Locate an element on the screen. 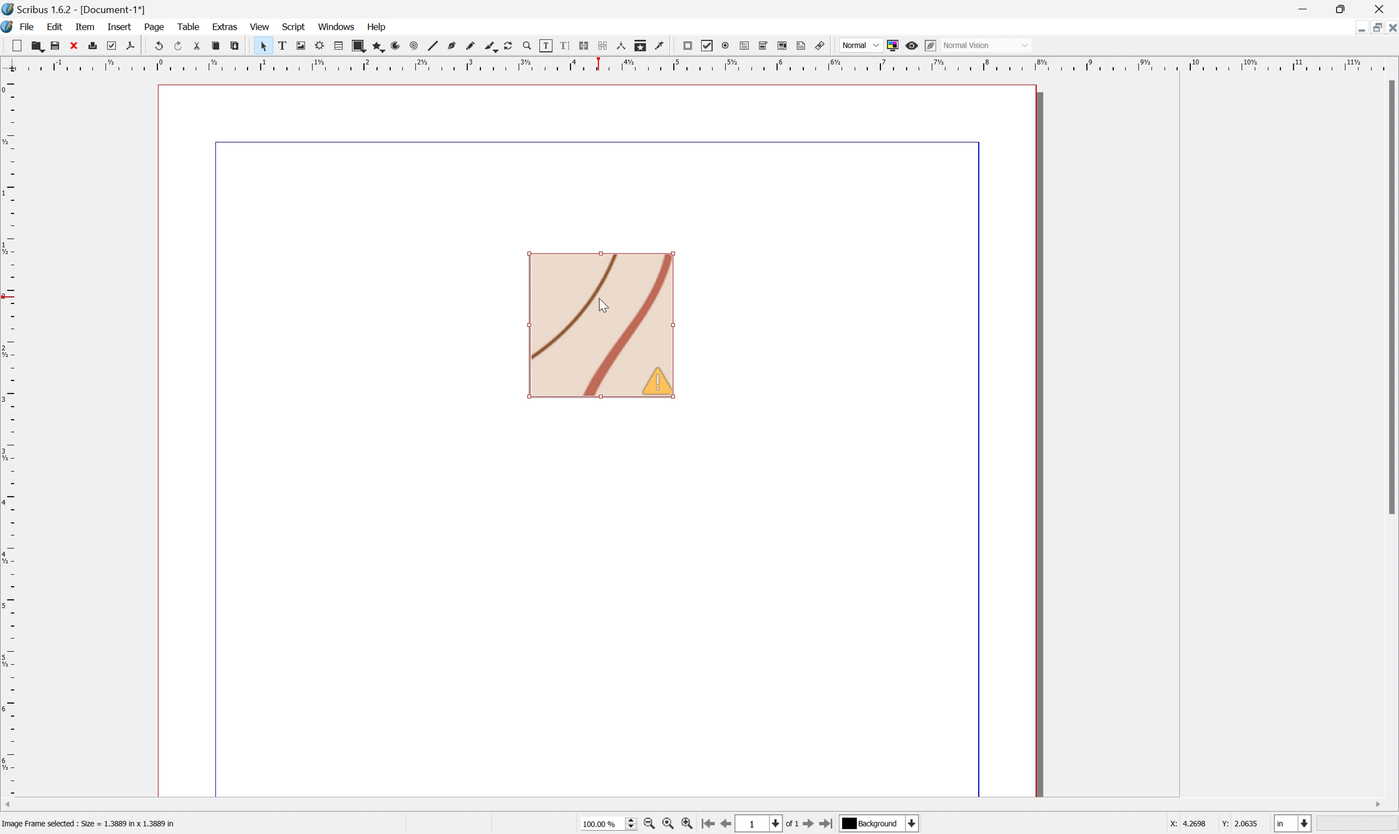  Preflight verifier is located at coordinates (115, 47).